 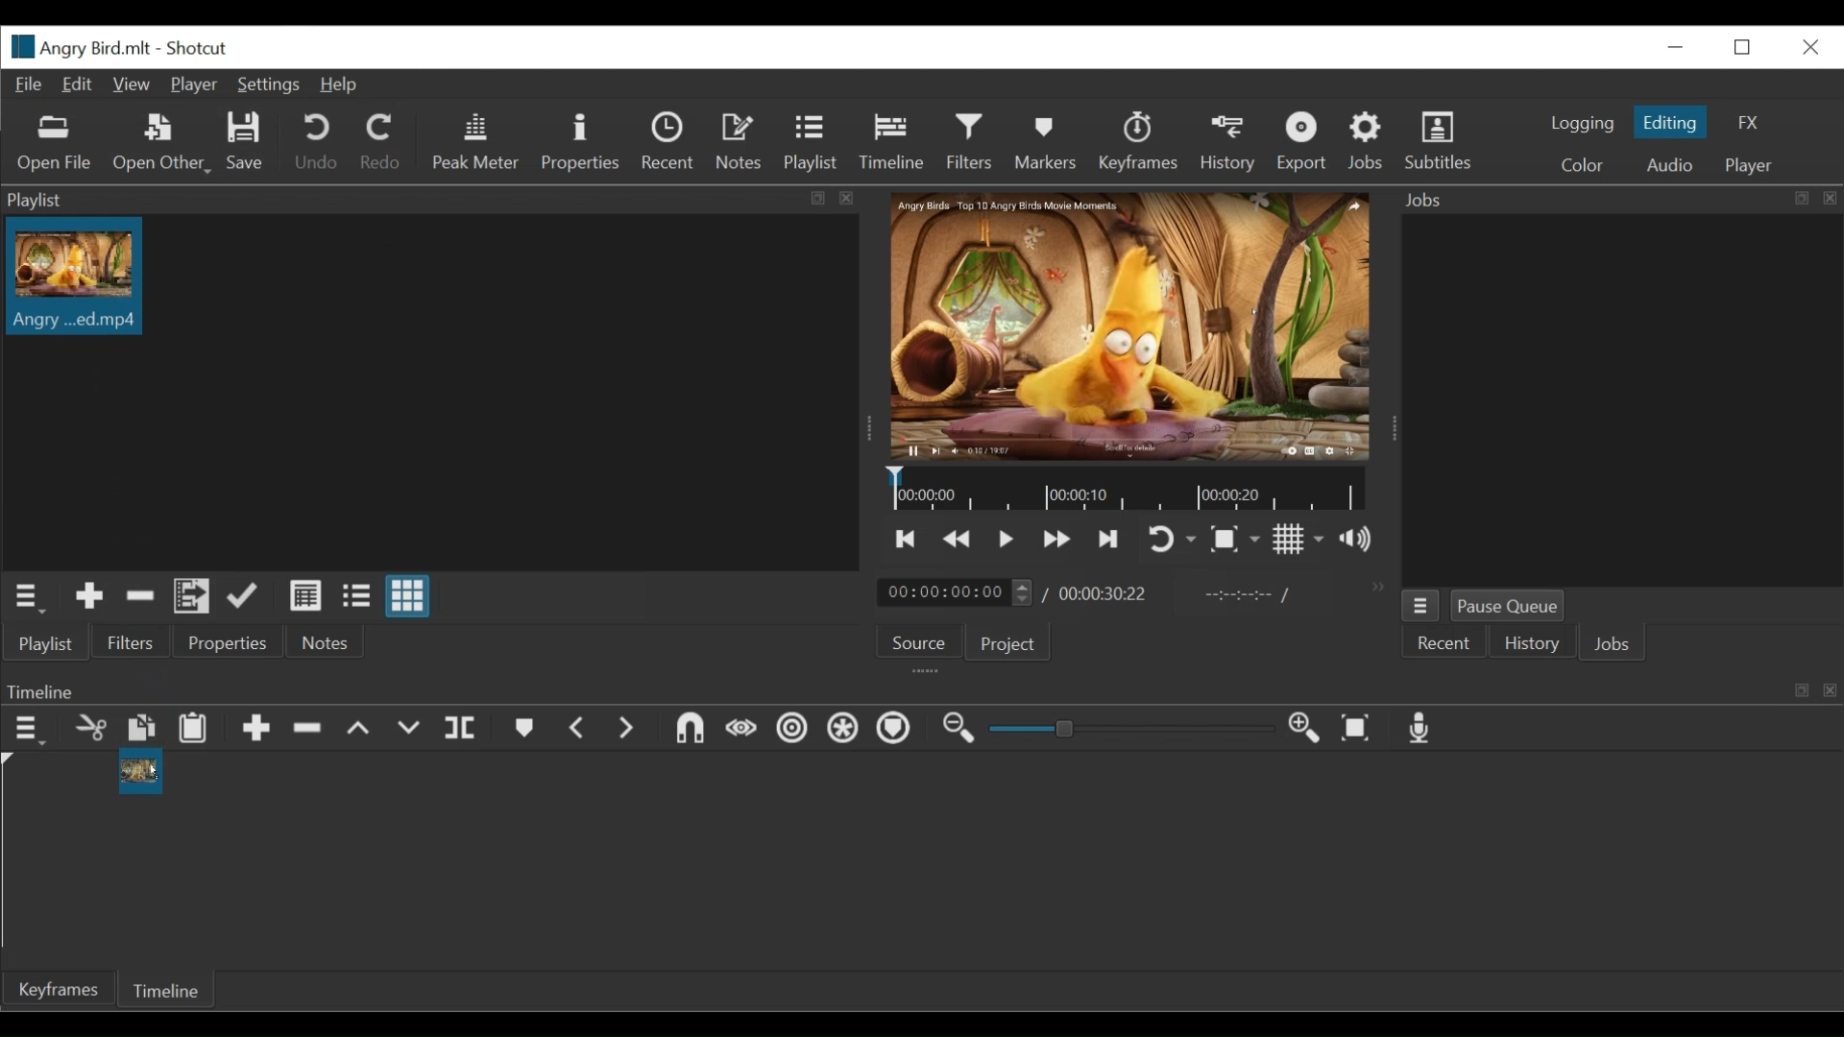 I want to click on previous marker, so click(x=578, y=728).